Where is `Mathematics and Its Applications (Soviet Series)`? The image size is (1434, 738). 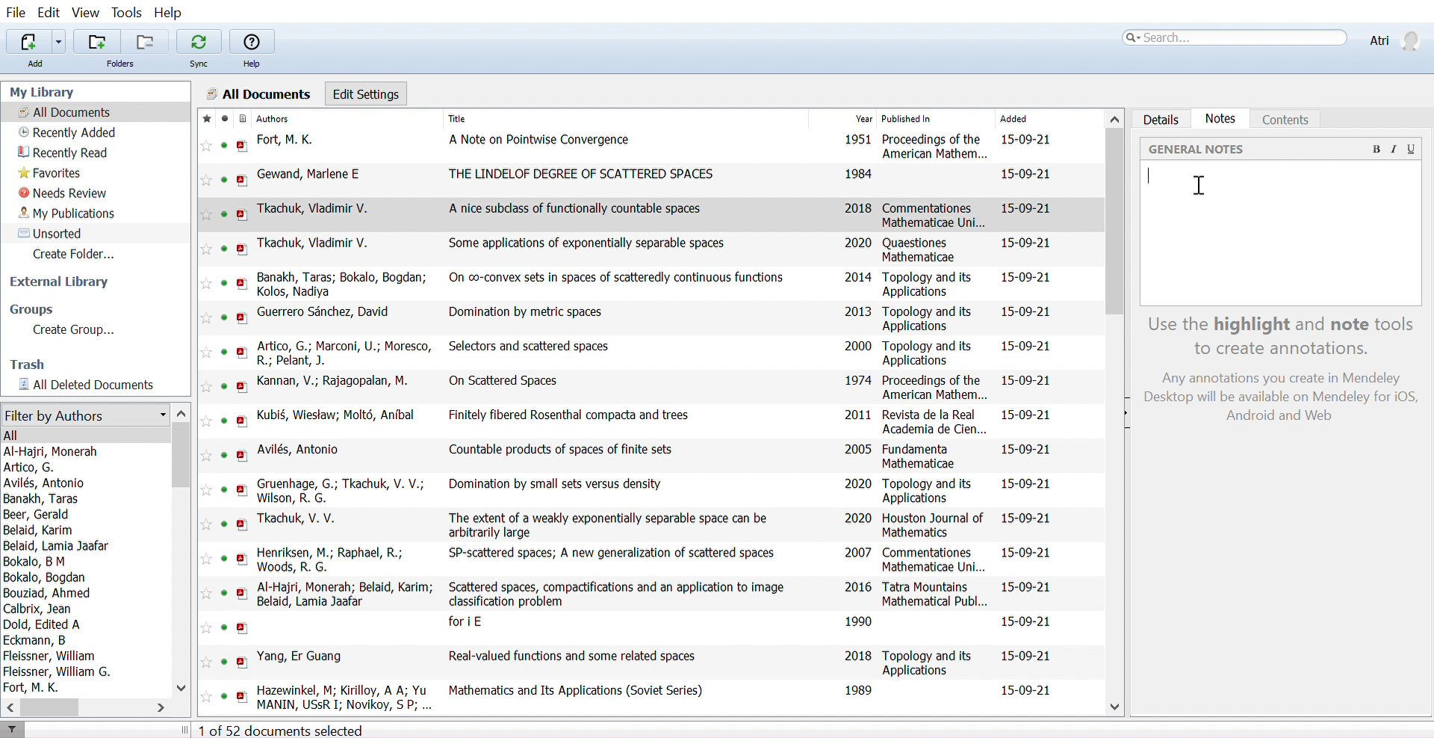 Mathematics and Its Applications (Soviet Series) is located at coordinates (580, 692).